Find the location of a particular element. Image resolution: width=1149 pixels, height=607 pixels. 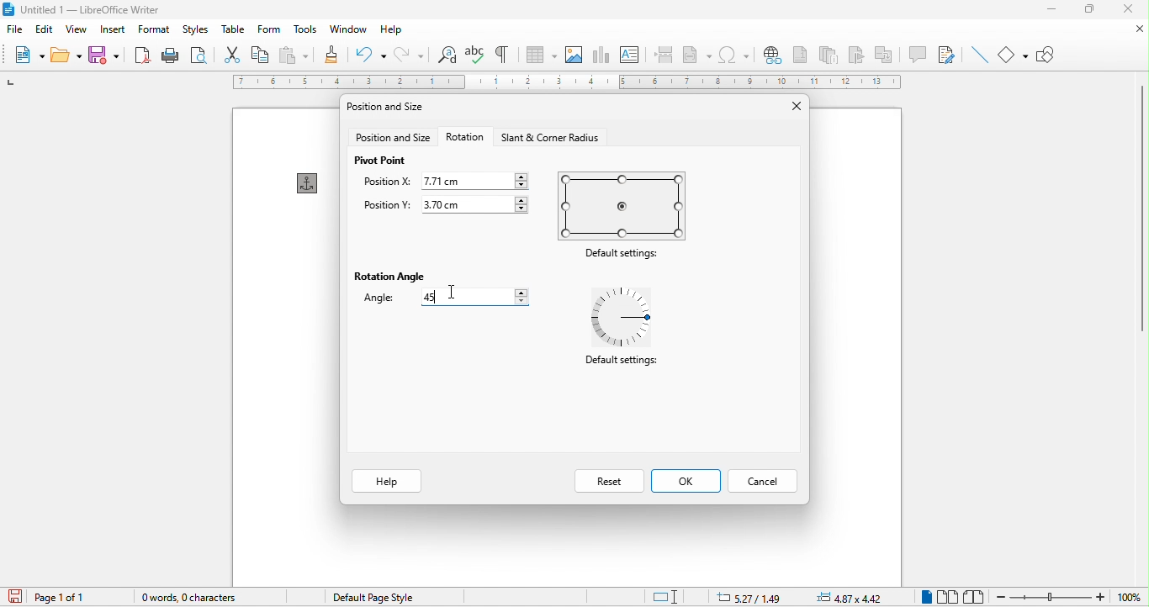

print preview is located at coordinates (199, 56).